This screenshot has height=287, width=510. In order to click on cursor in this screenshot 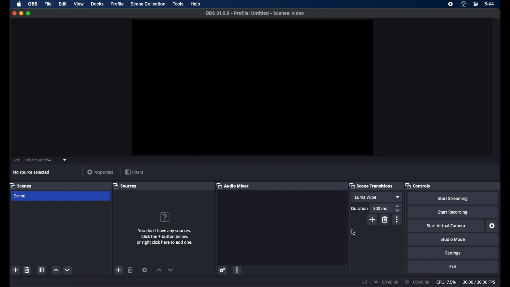, I will do `click(354, 232)`.